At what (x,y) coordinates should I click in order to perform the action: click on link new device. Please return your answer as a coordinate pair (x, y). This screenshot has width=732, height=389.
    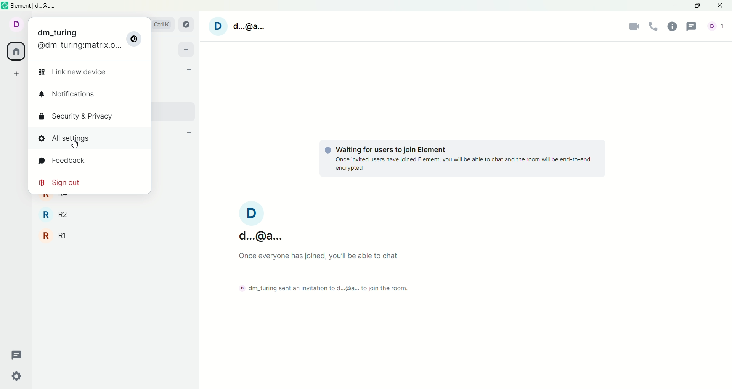
    Looking at the image, I should click on (74, 72).